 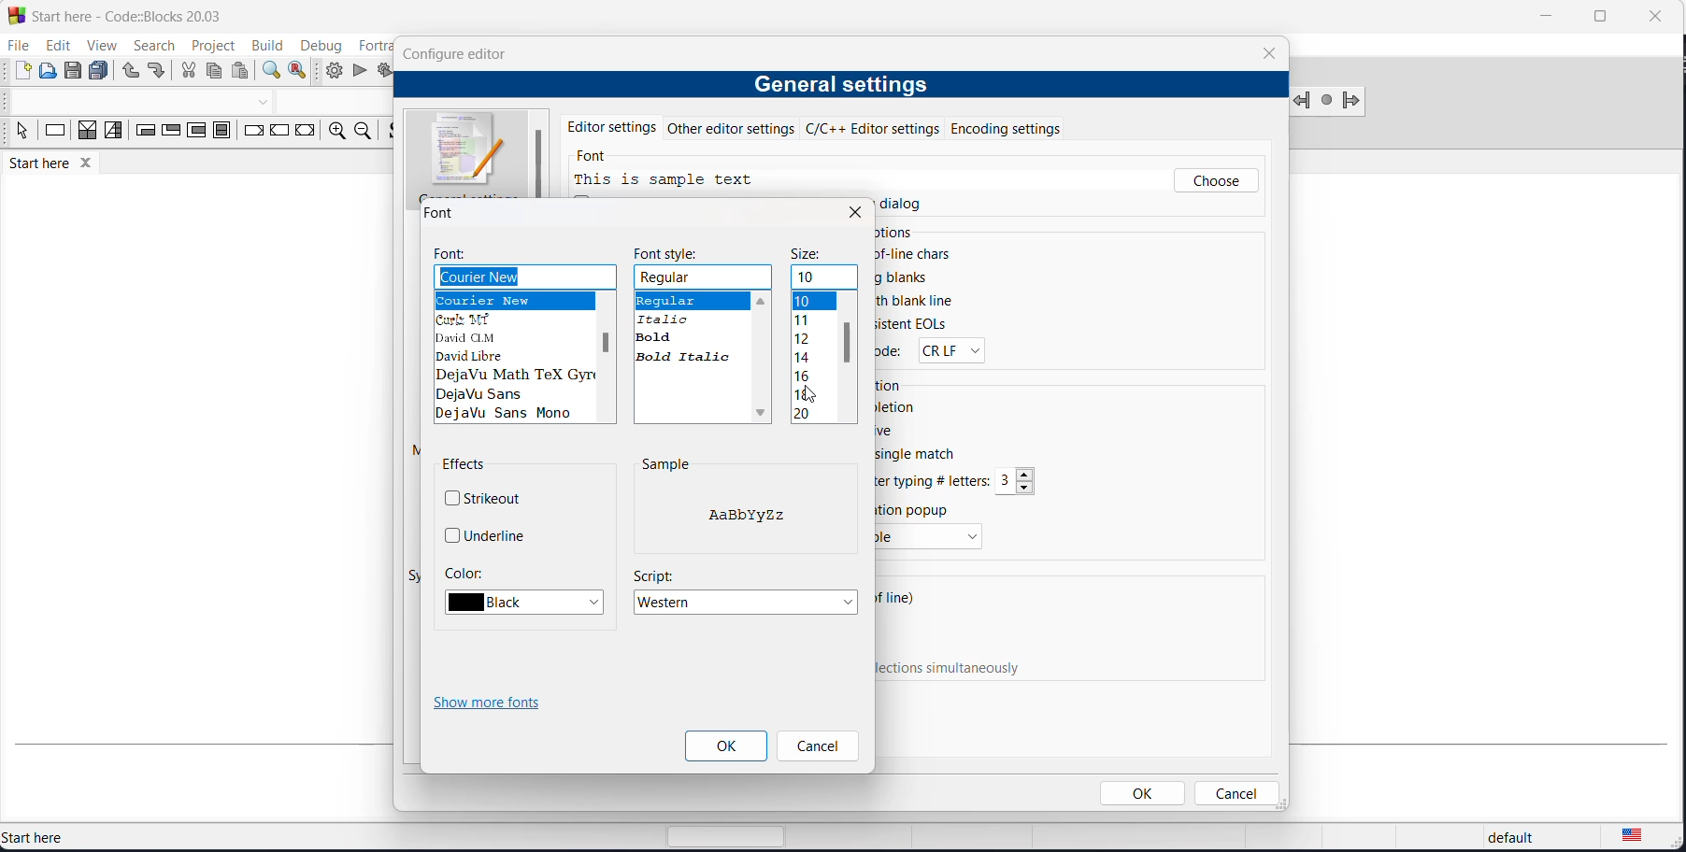 I want to click on scrollbar, so click(x=849, y=343).